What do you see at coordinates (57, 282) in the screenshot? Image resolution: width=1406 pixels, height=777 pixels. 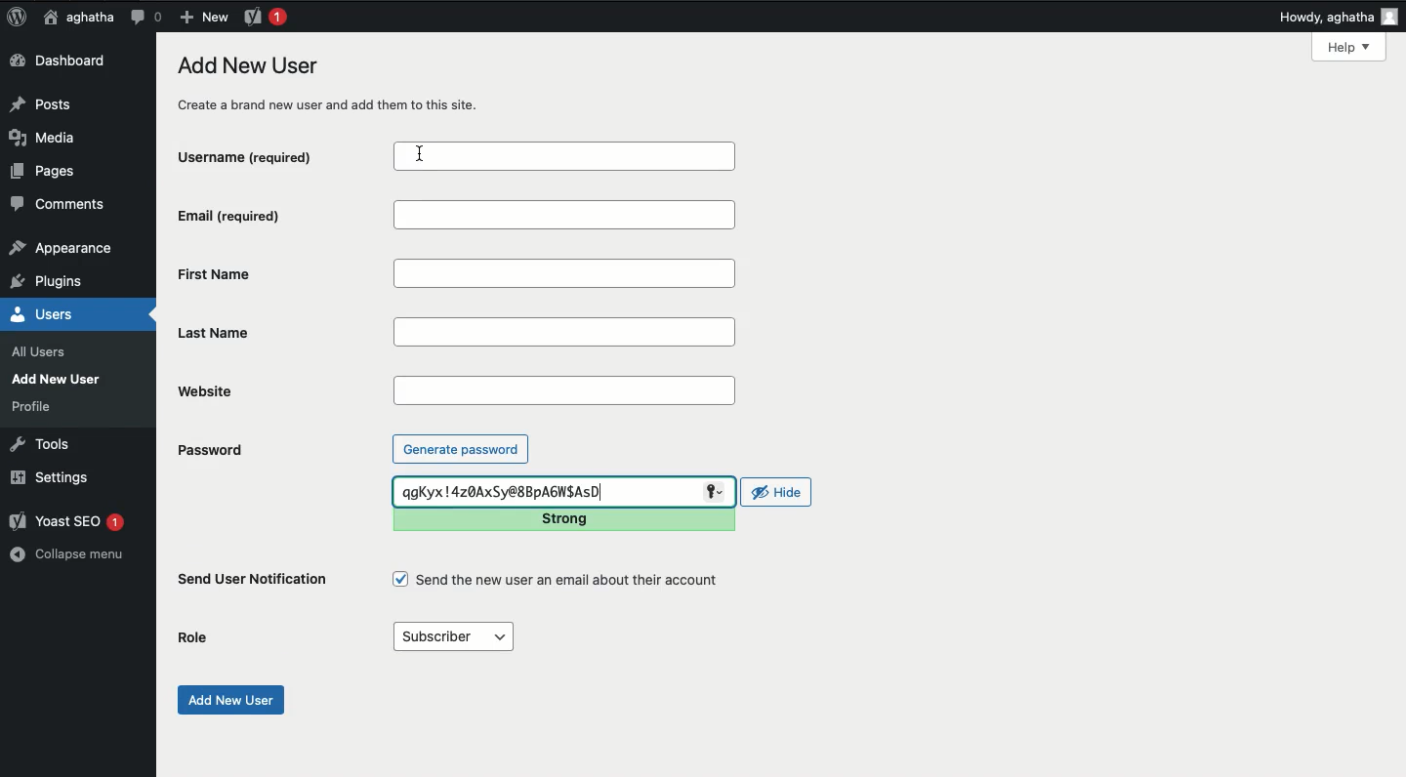 I see `plugins` at bounding box center [57, 282].